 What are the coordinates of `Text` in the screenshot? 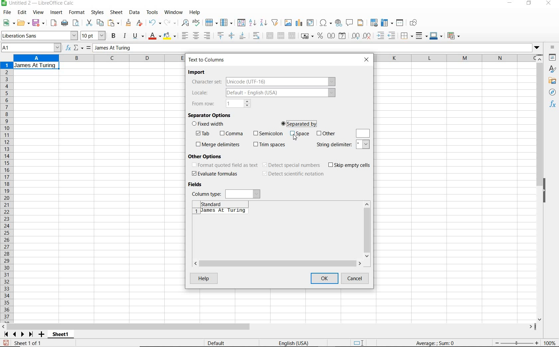 It's located at (35, 65).